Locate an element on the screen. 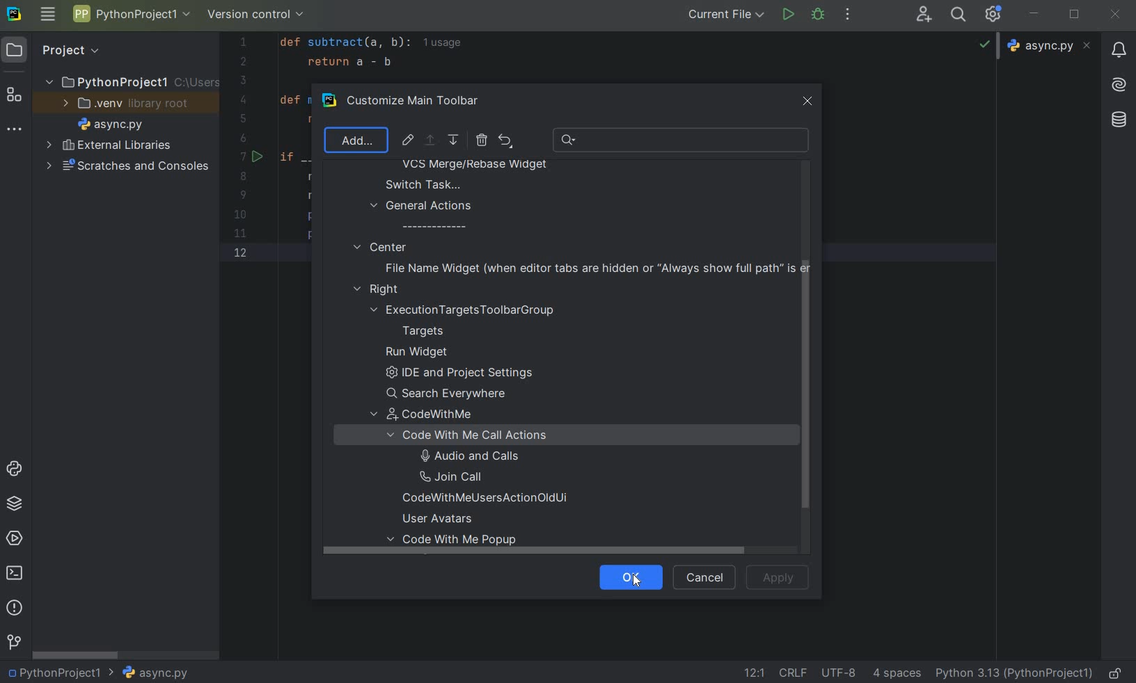 This screenshot has height=683, width=1136. CLOSE is located at coordinates (1114, 15).